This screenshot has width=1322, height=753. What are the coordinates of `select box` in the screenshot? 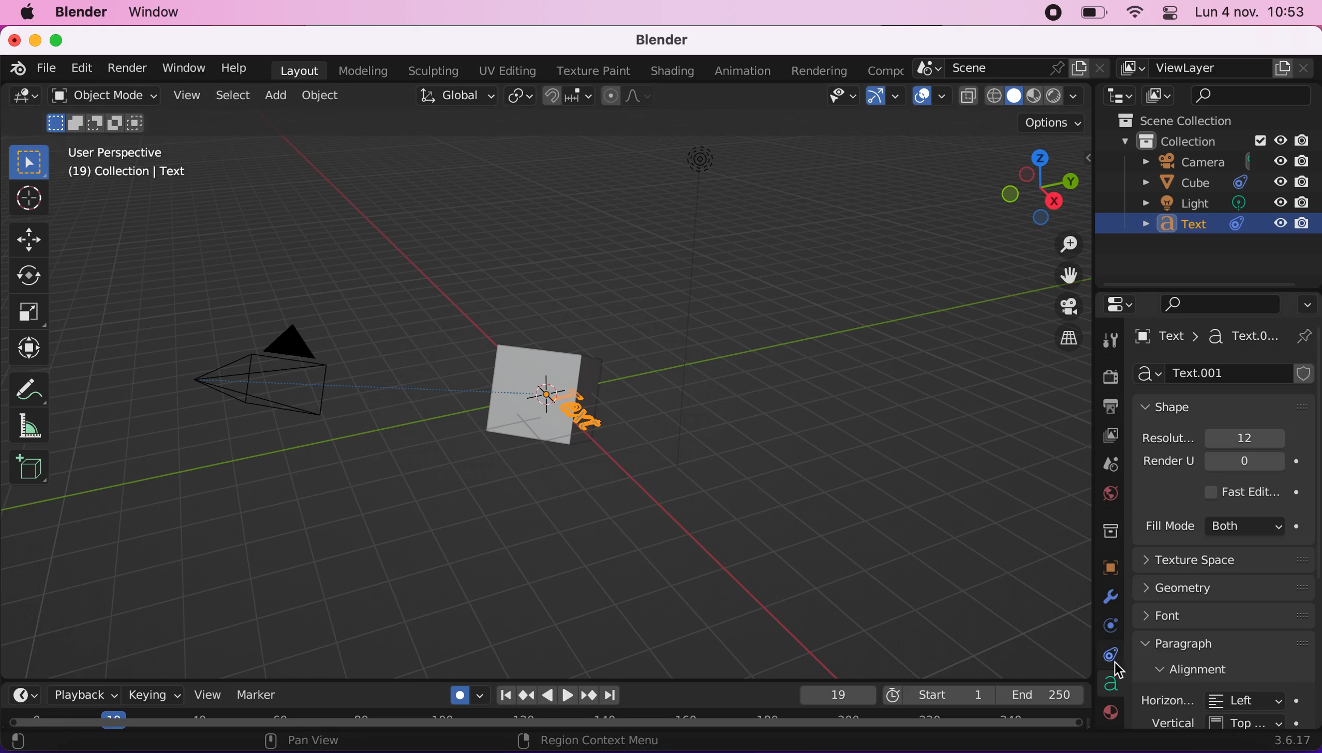 It's located at (30, 161).